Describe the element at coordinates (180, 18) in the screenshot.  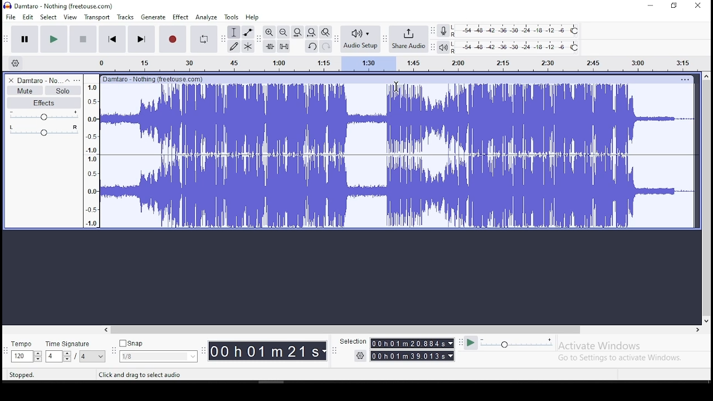
I see `effect` at that location.